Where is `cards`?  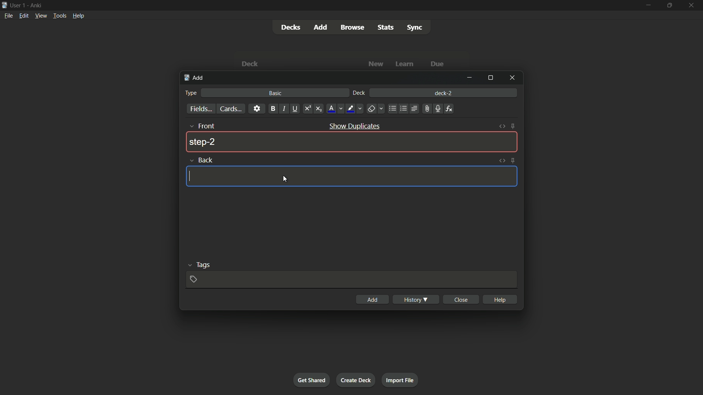
cards is located at coordinates (231, 109).